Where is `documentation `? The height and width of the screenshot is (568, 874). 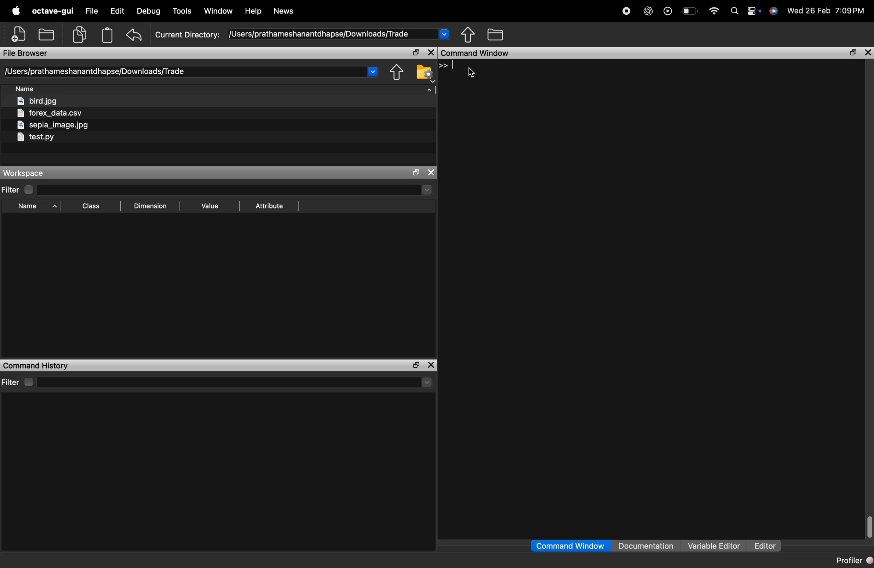 documentation  is located at coordinates (647, 545).